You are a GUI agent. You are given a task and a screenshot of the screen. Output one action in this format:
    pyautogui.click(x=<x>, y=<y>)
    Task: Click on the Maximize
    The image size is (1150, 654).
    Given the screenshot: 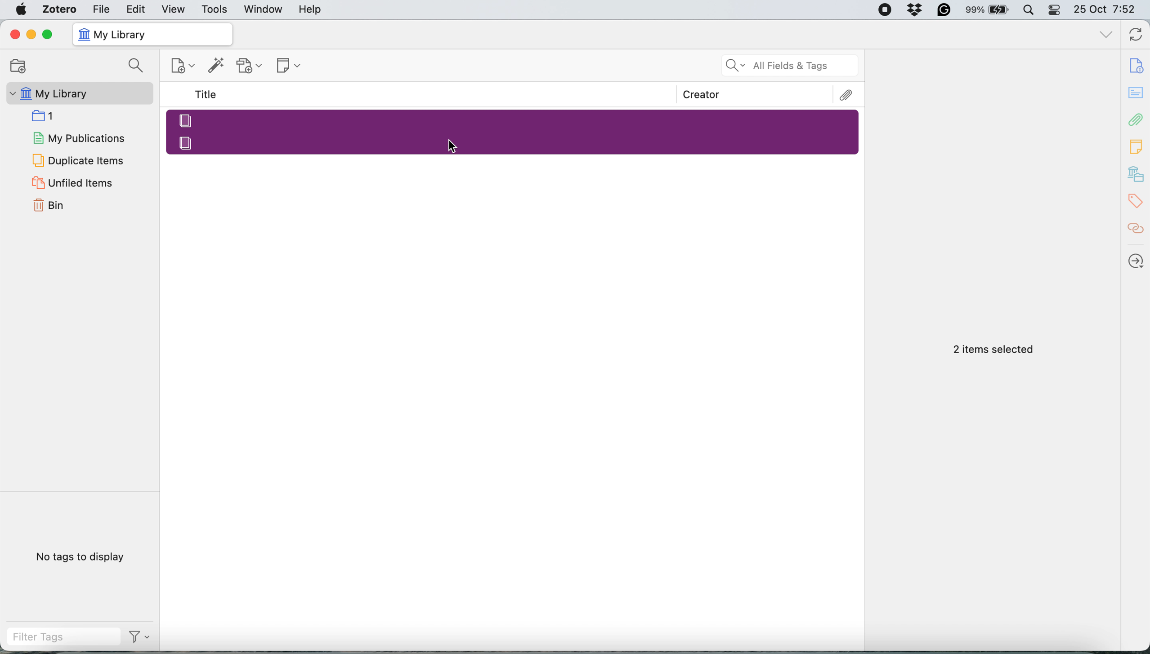 What is the action you would take?
    pyautogui.click(x=47, y=35)
    